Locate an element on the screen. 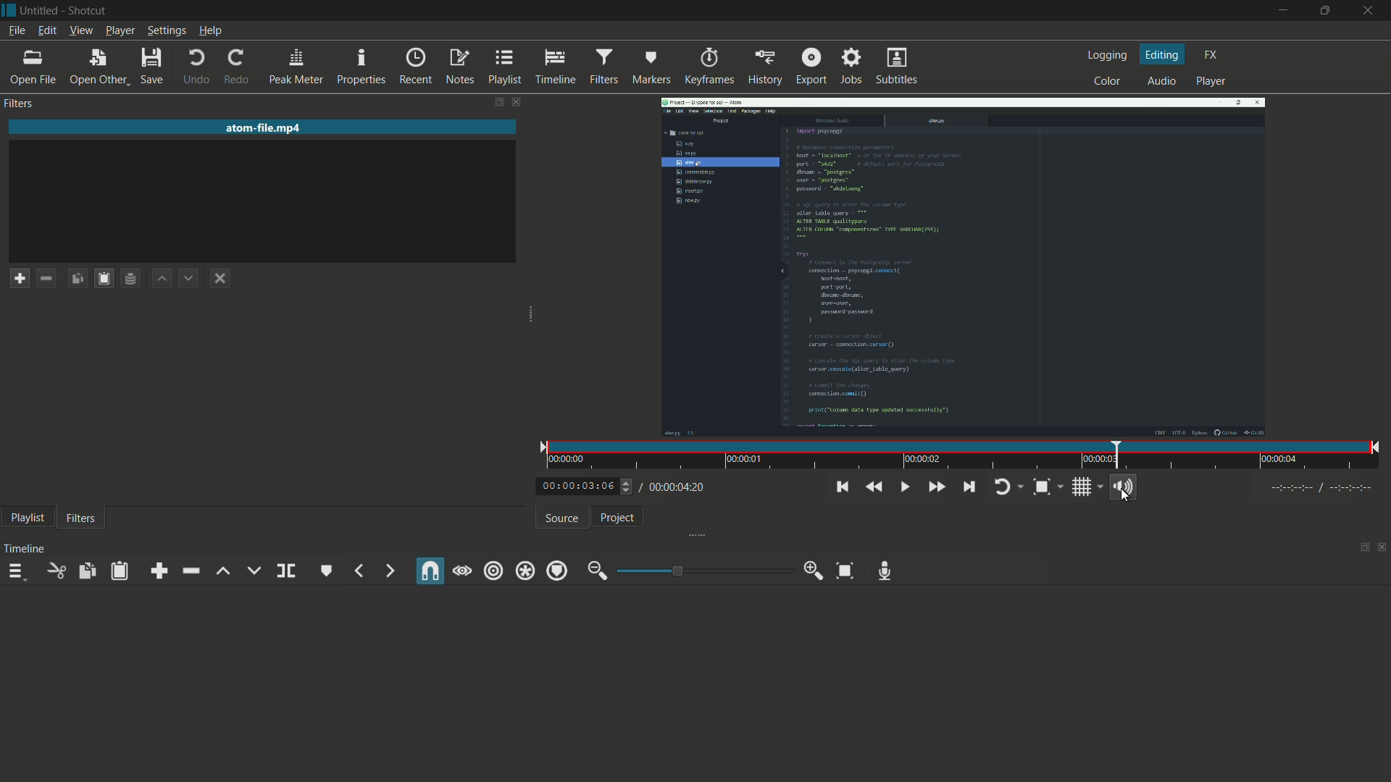 Image resolution: width=1391 pixels, height=782 pixels. delete ripple is located at coordinates (188, 571).